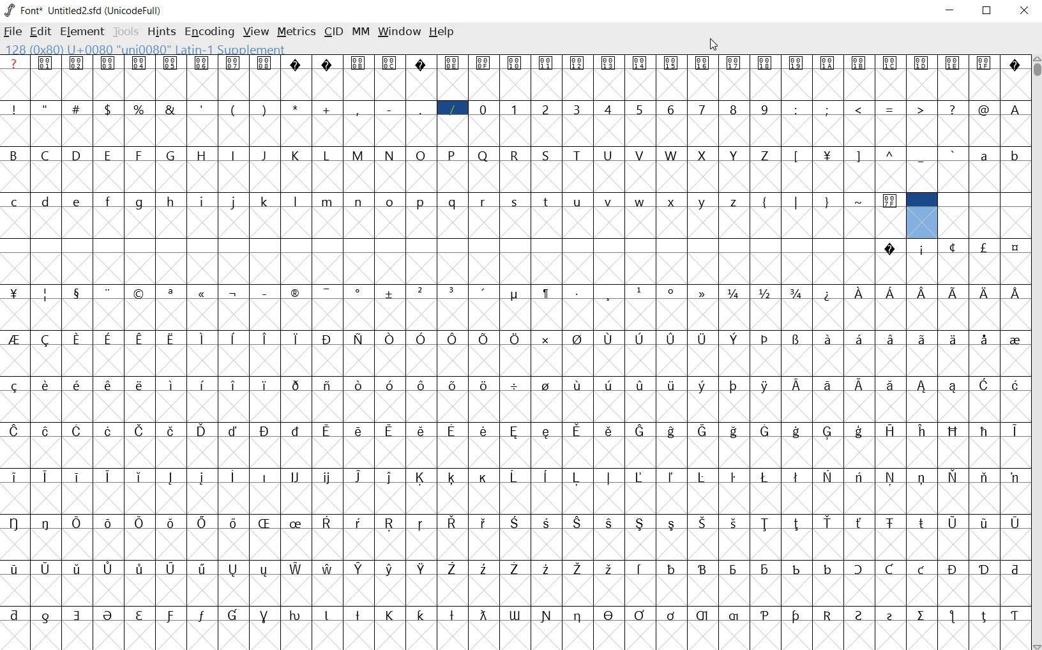  What do you see at coordinates (829, 522) in the screenshot?
I see `Symbol` at bounding box center [829, 522].